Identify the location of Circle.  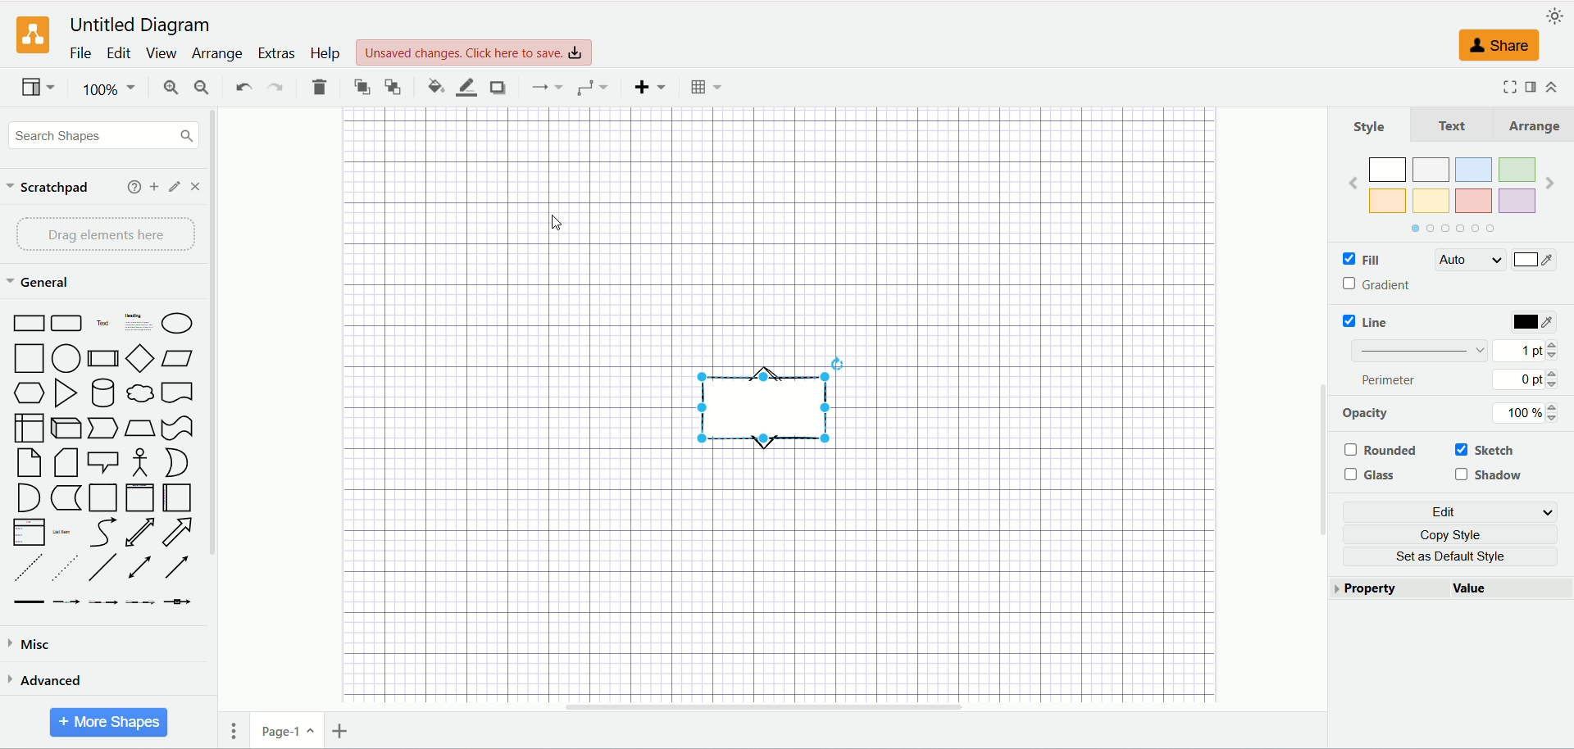
(66, 359).